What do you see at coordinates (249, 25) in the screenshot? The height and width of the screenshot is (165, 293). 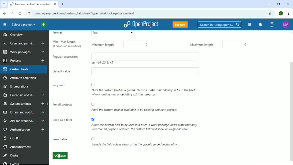 I see `Modules` at bounding box center [249, 25].